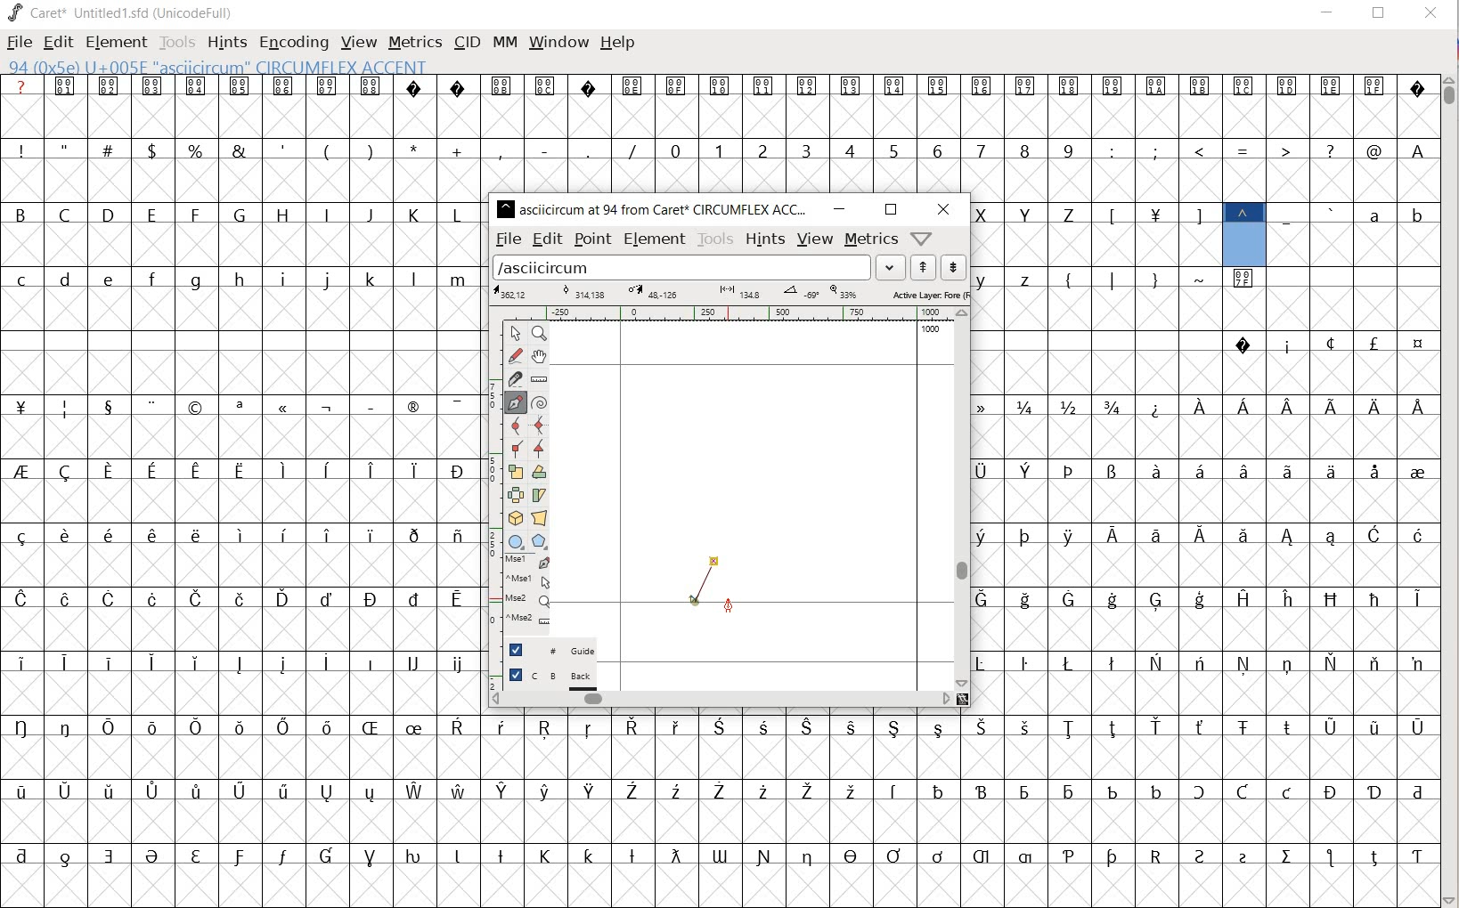 This screenshot has height=908, width=1459. Describe the element at coordinates (592, 238) in the screenshot. I see `point` at that location.